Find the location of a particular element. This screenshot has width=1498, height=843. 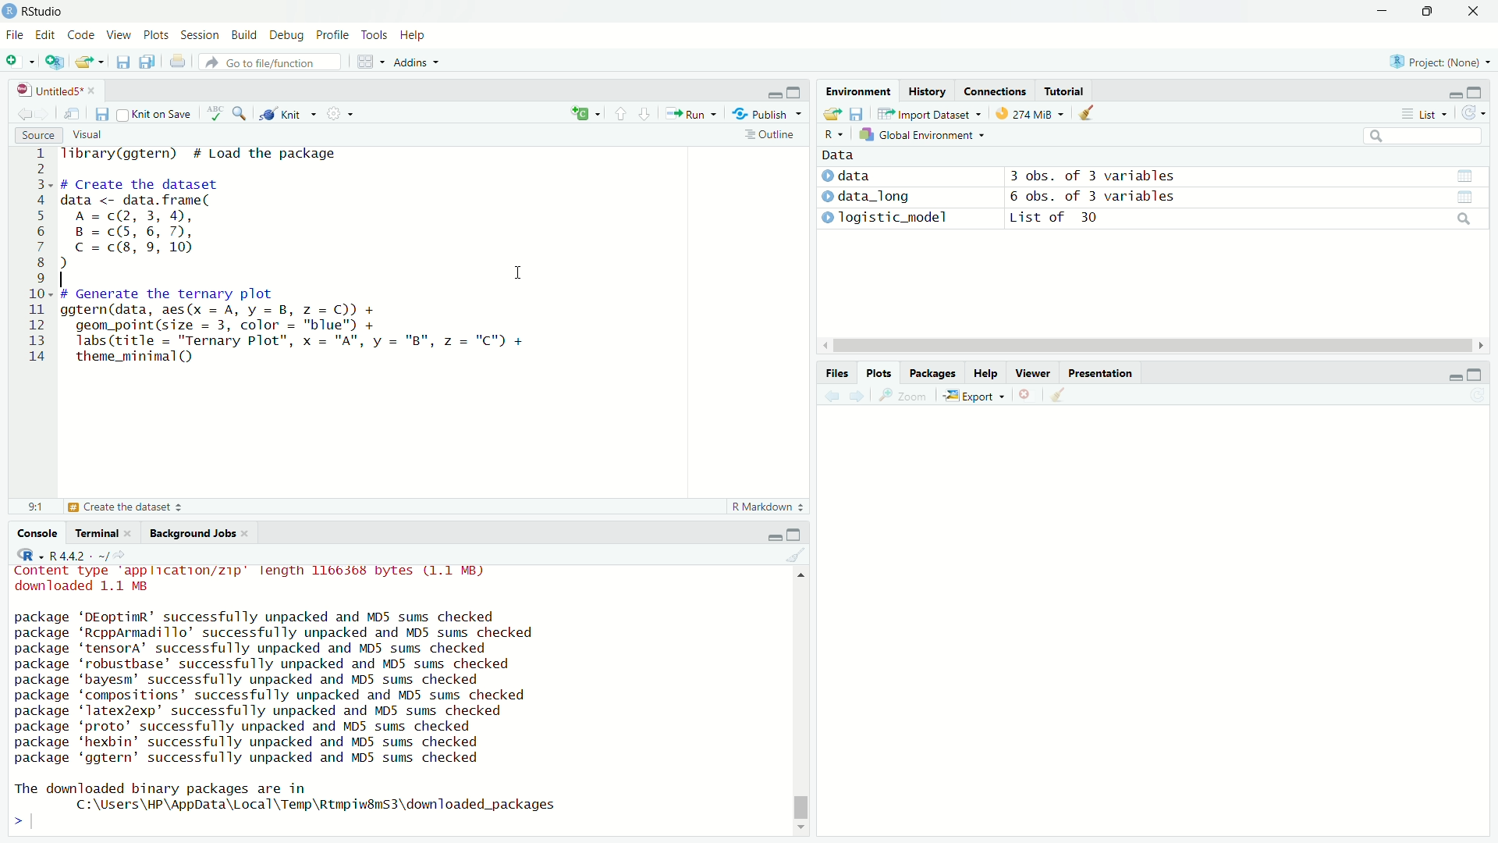

minimise is located at coordinates (773, 92).